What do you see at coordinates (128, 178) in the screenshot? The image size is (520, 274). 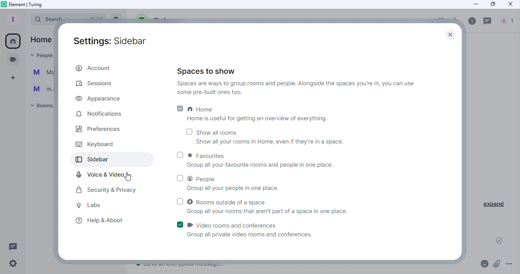 I see `Cursor` at bounding box center [128, 178].